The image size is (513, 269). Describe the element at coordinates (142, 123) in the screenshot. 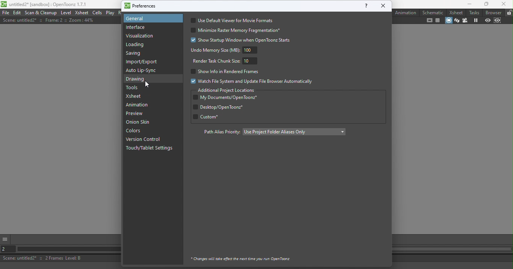

I see `Onion skin` at that location.